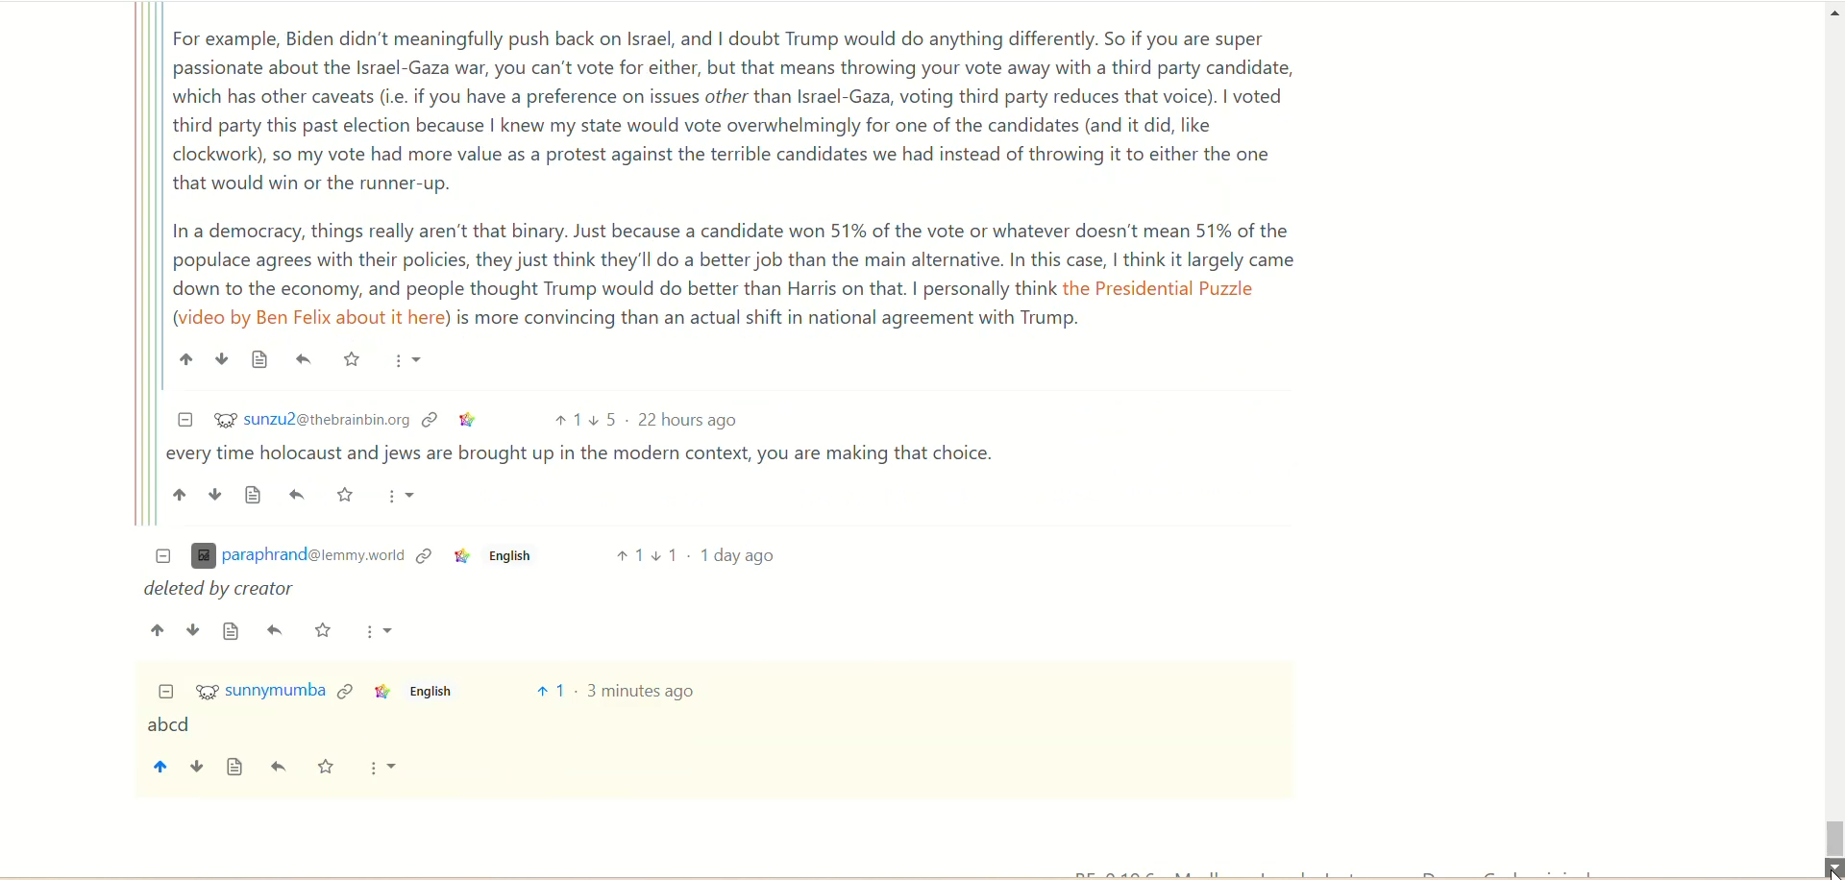 This screenshot has width=1845, height=880. What do you see at coordinates (430, 692) in the screenshot?
I see `English` at bounding box center [430, 692].